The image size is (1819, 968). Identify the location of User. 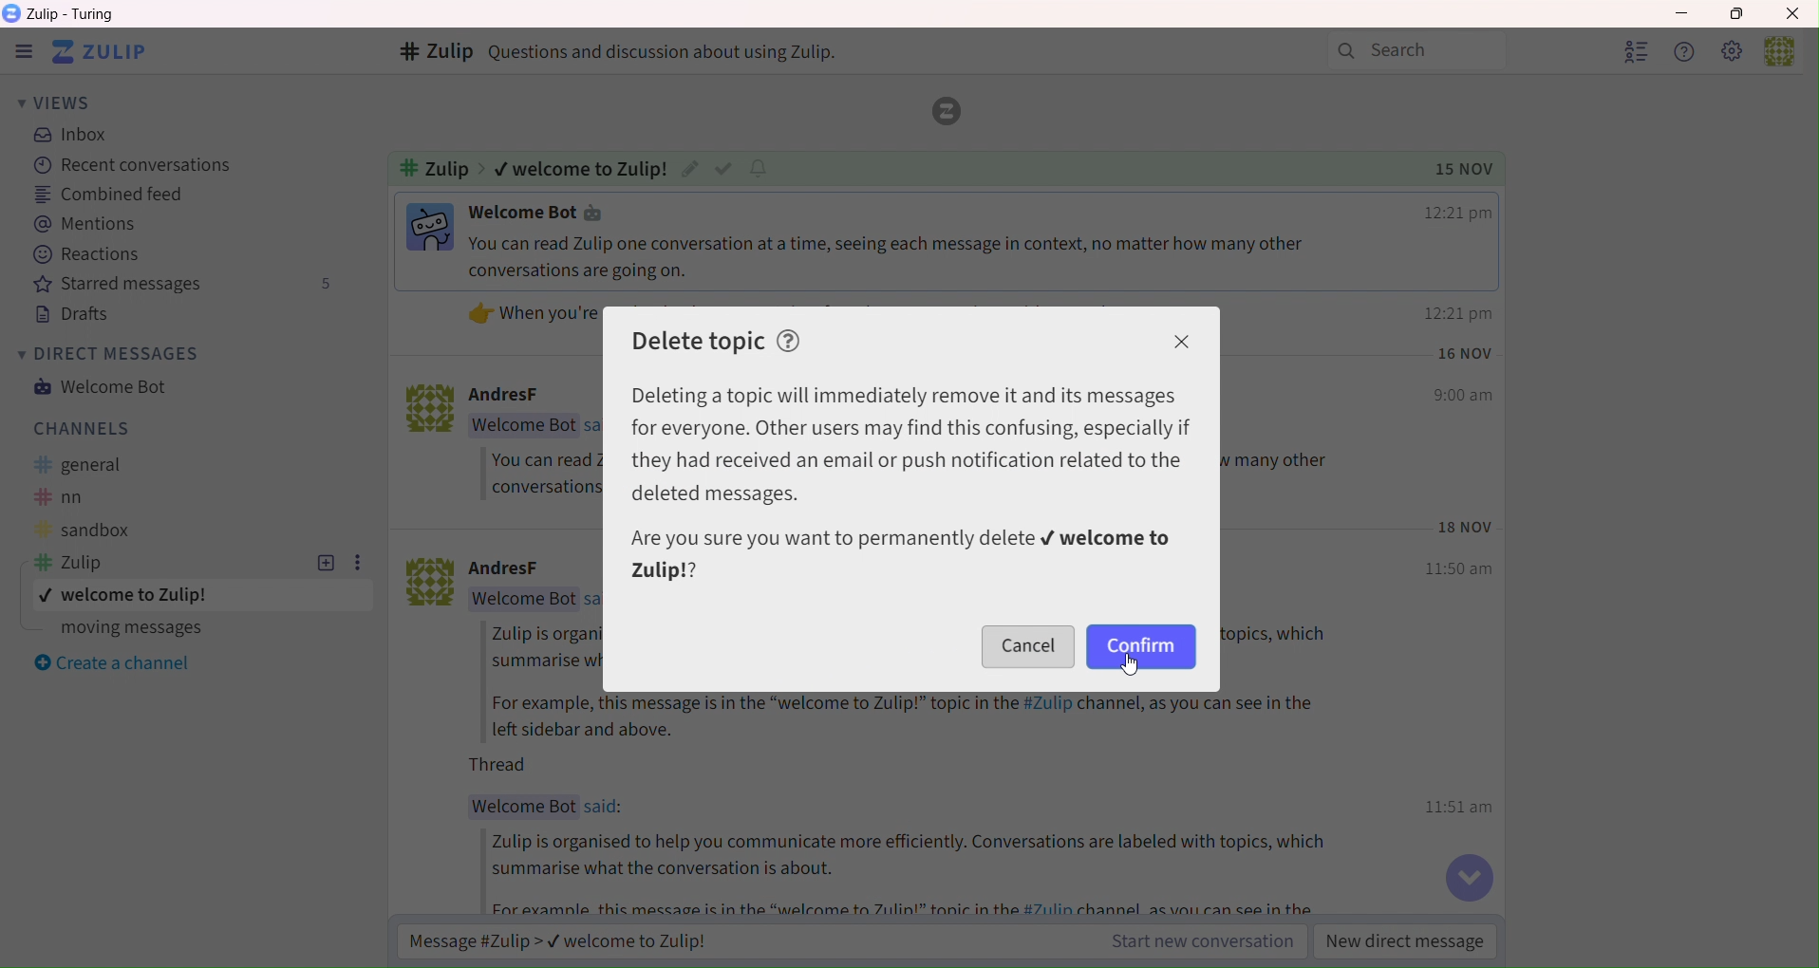
(1637, 53).